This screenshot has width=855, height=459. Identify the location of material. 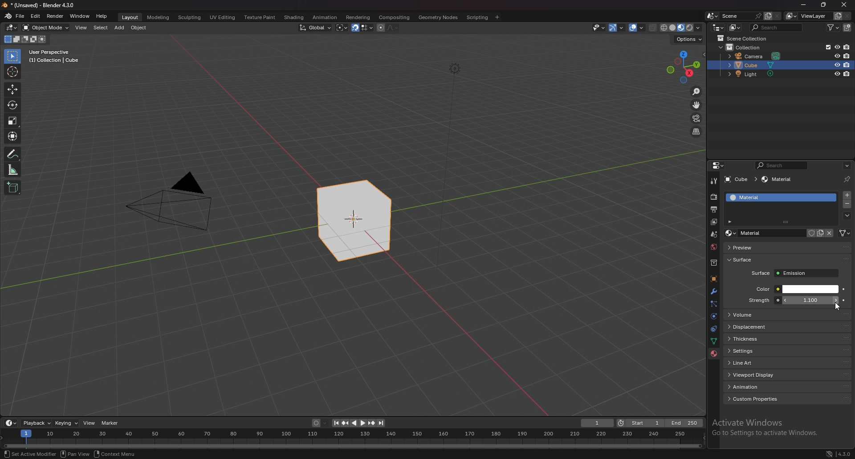
(771, 197).